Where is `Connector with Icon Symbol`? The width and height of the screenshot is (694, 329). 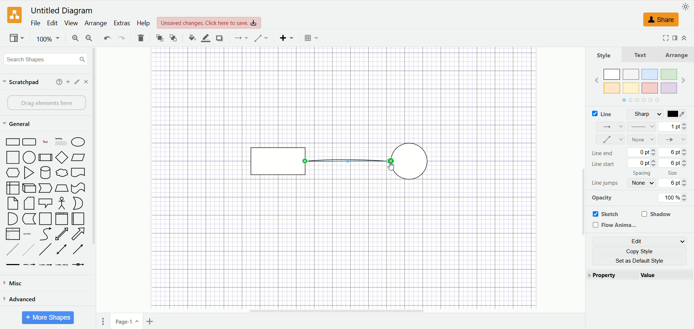 Connector with Icon Symbol is located at coordinates (80, 266).